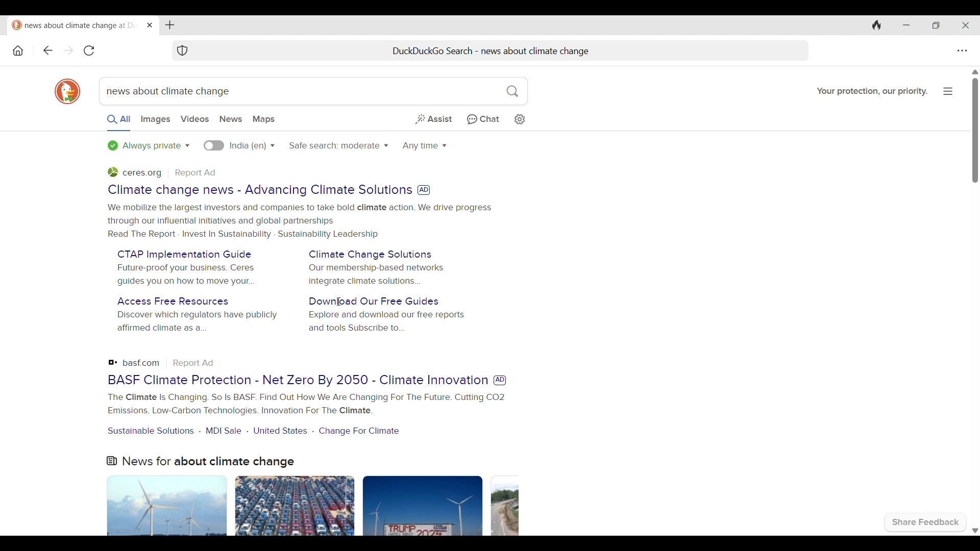 The width and height of the screenshot is (980, 551). What do you see at coordinates (313, 91) in the screenshot?
I see `Current search query` at bounding box center [313, 91].